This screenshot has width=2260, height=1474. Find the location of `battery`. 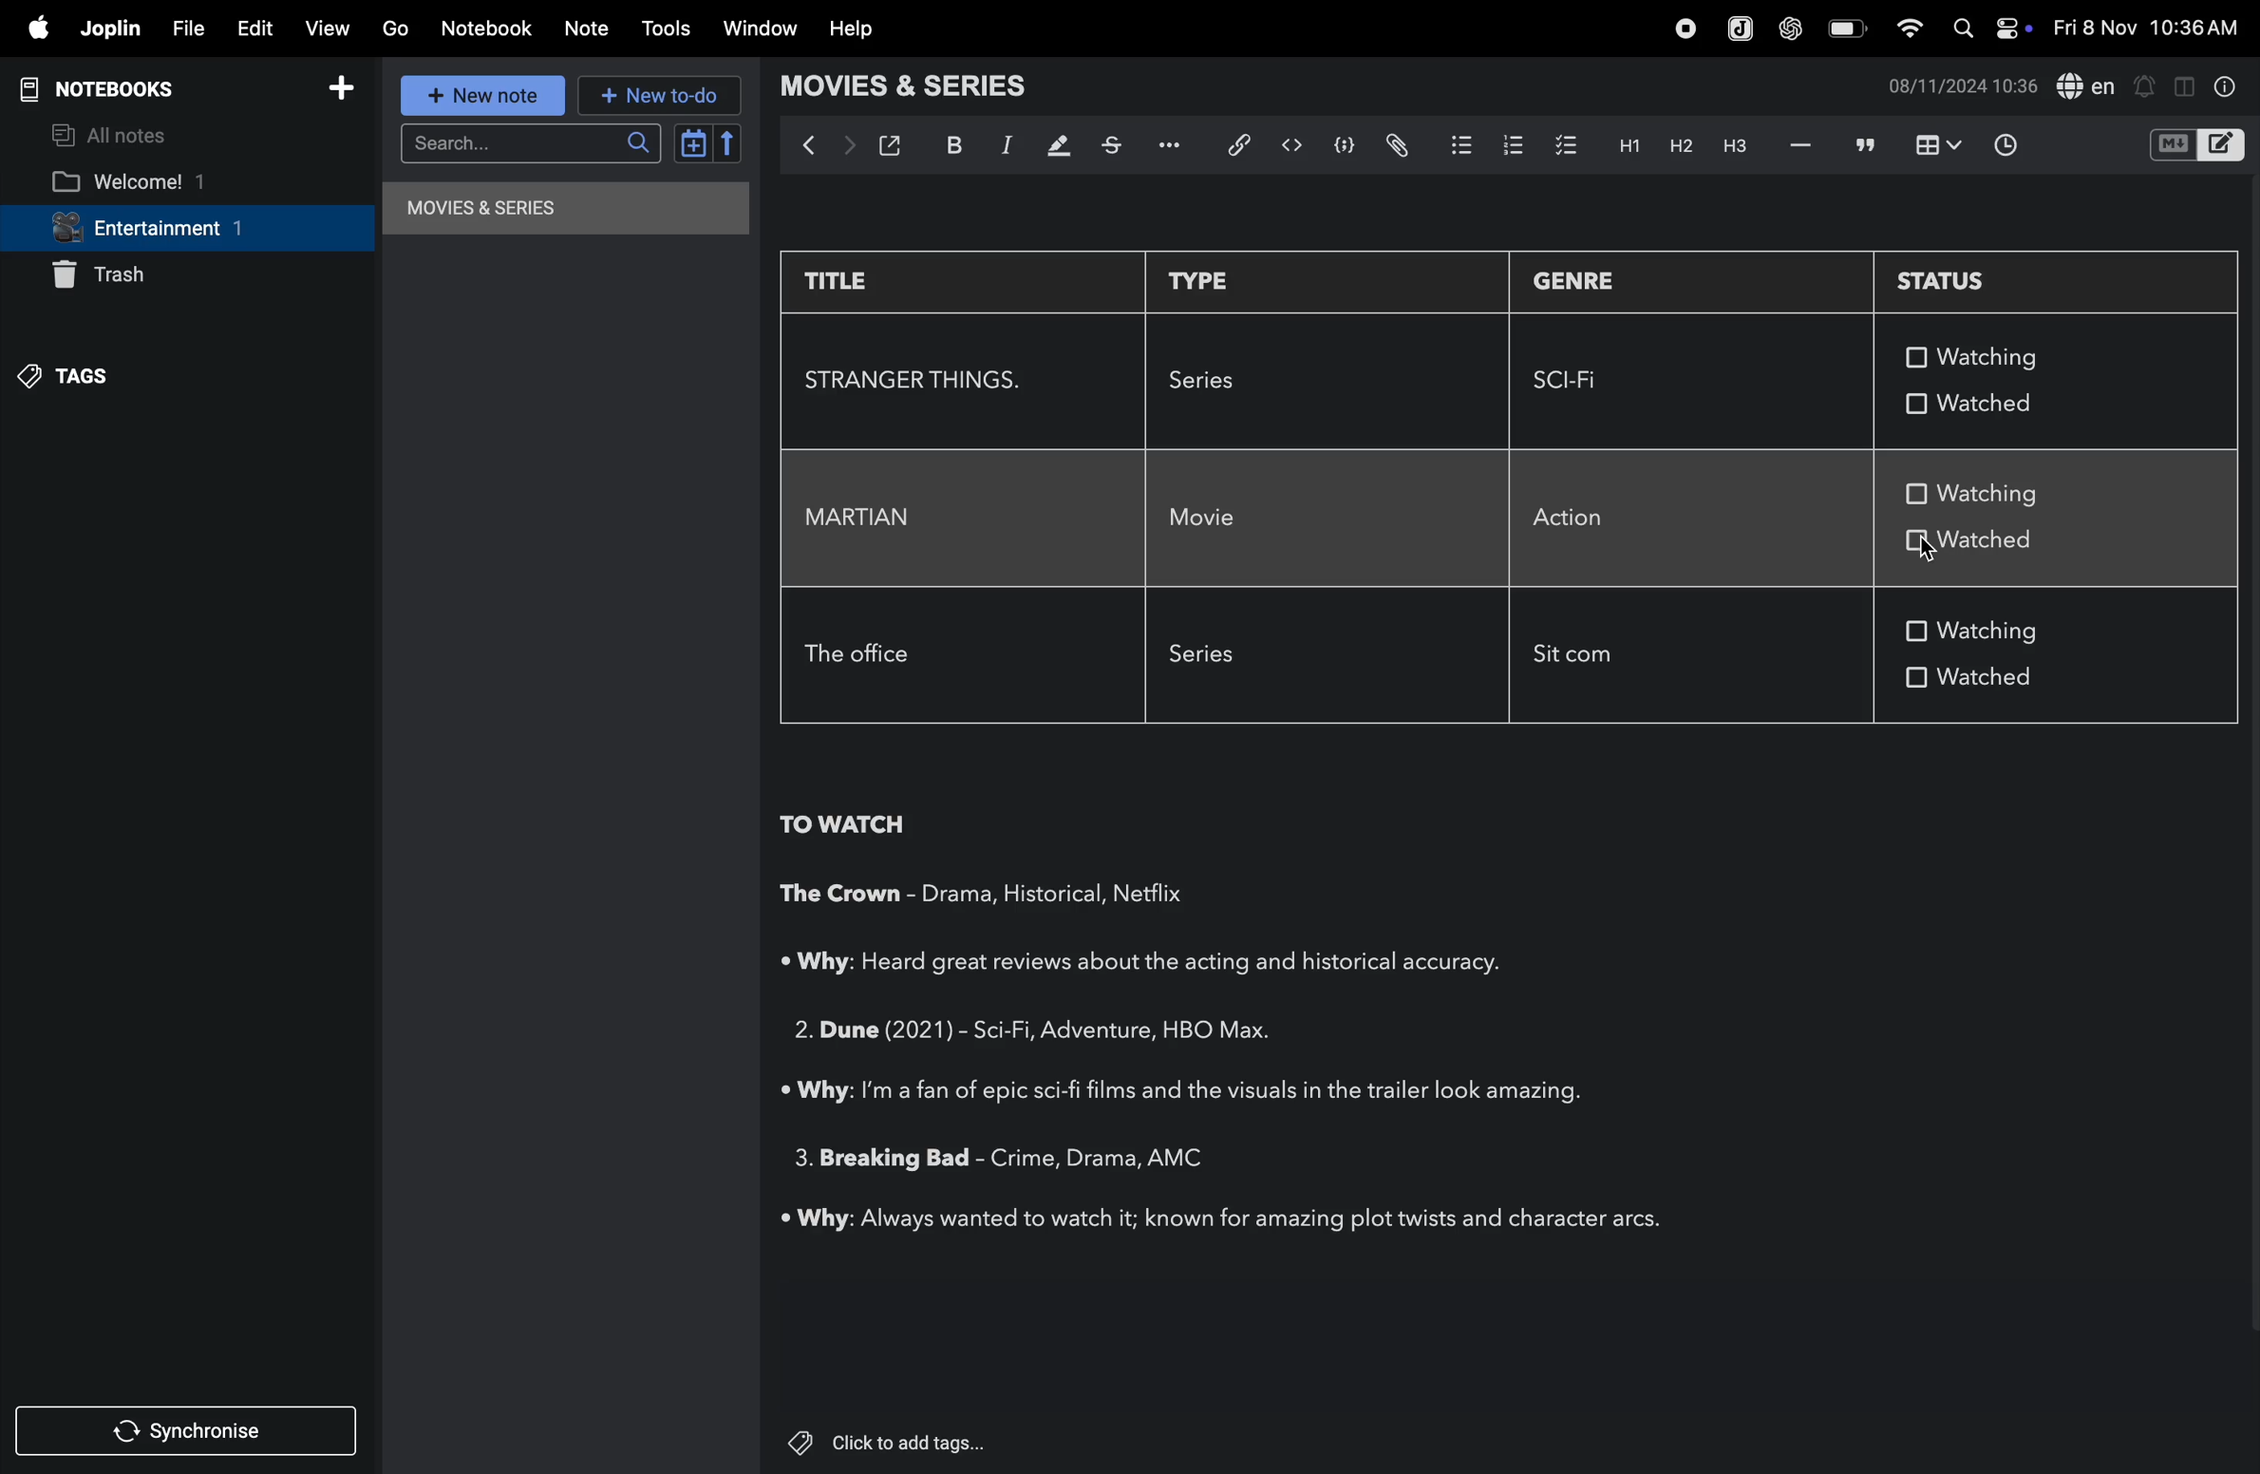

battery is located at coordinates (1844, 28).